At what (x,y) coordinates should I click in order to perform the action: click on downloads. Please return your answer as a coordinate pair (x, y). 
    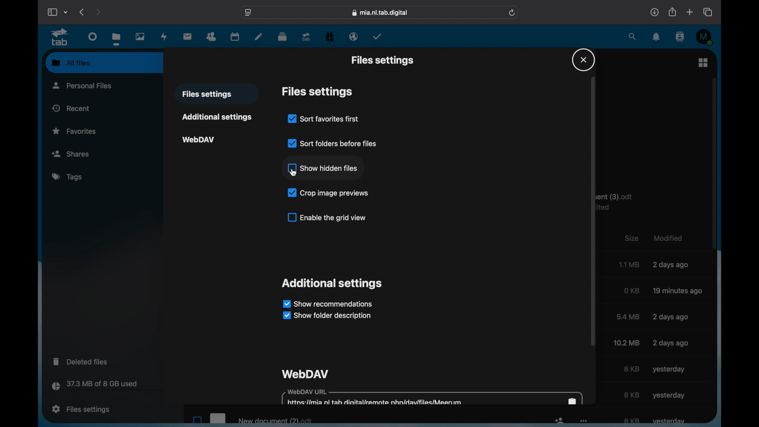
    Looking at the image, I should click on (654, 12).